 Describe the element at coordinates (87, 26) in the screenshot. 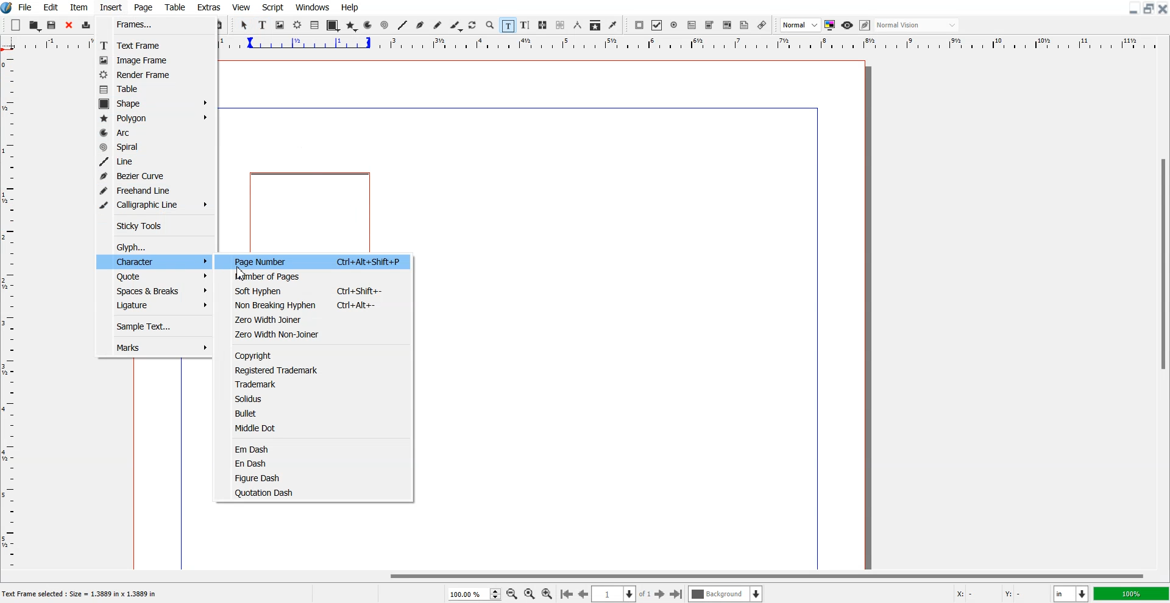

I see `Print` at that location.